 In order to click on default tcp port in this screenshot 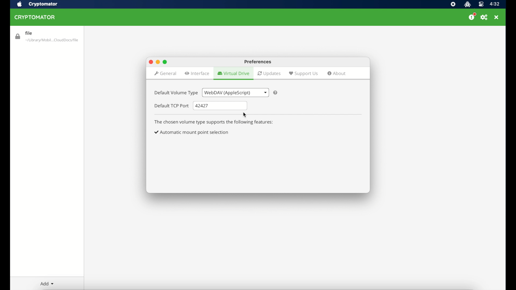, I will do `click(172, 106)`.